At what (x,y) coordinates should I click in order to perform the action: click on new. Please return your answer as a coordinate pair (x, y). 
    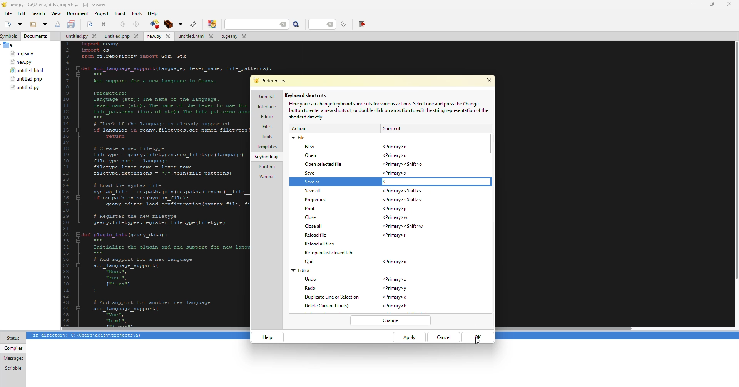
    Looking at the image, I should click on (7, 25).